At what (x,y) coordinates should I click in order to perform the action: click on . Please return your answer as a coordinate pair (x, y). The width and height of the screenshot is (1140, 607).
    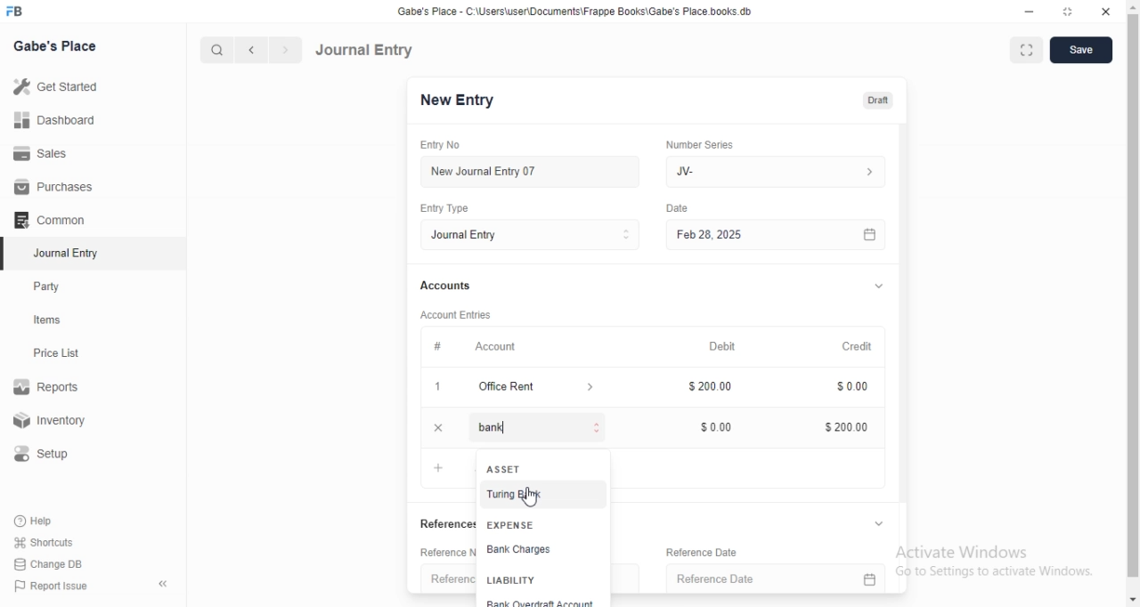
    Looking at the image, I should click on (718, 428).